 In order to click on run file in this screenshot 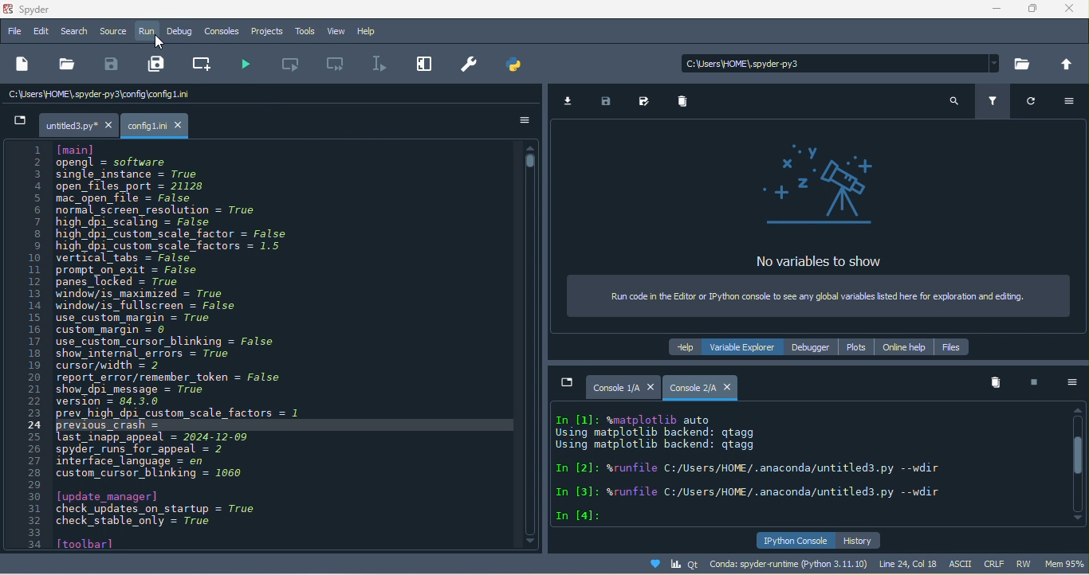, I will do `click(242, 65)`.